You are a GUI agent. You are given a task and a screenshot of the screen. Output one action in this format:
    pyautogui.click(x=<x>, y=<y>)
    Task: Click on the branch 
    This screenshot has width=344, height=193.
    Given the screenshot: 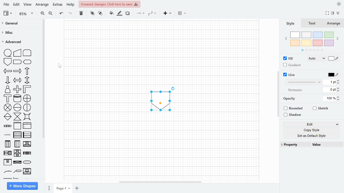 What is the action you would take?
    pyautogui.click(x=27, y=162)
    